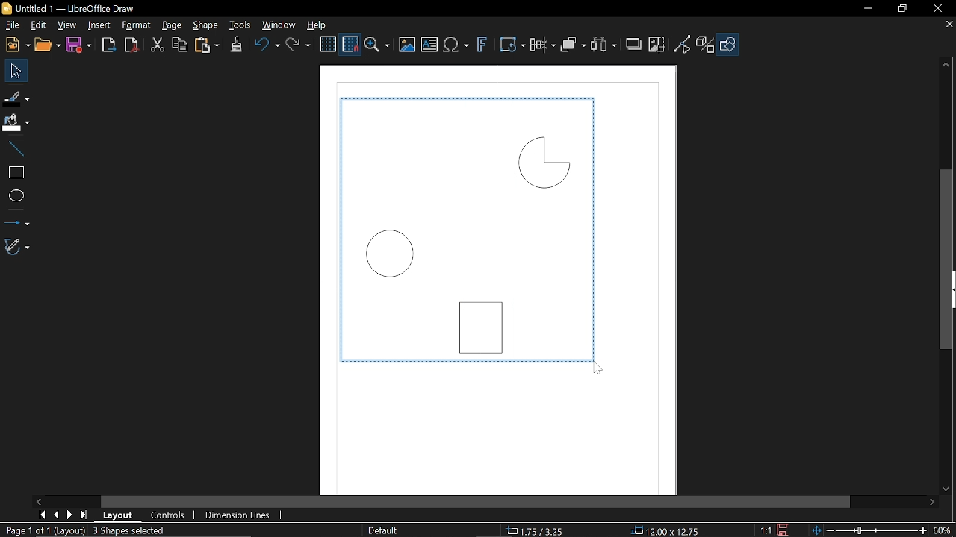 Image resolution: width=956 pixels, height=537 pixels. What do you see at coordinates (16, 45) in the screenshot?
I see `New` at bounding box center [16, 45].